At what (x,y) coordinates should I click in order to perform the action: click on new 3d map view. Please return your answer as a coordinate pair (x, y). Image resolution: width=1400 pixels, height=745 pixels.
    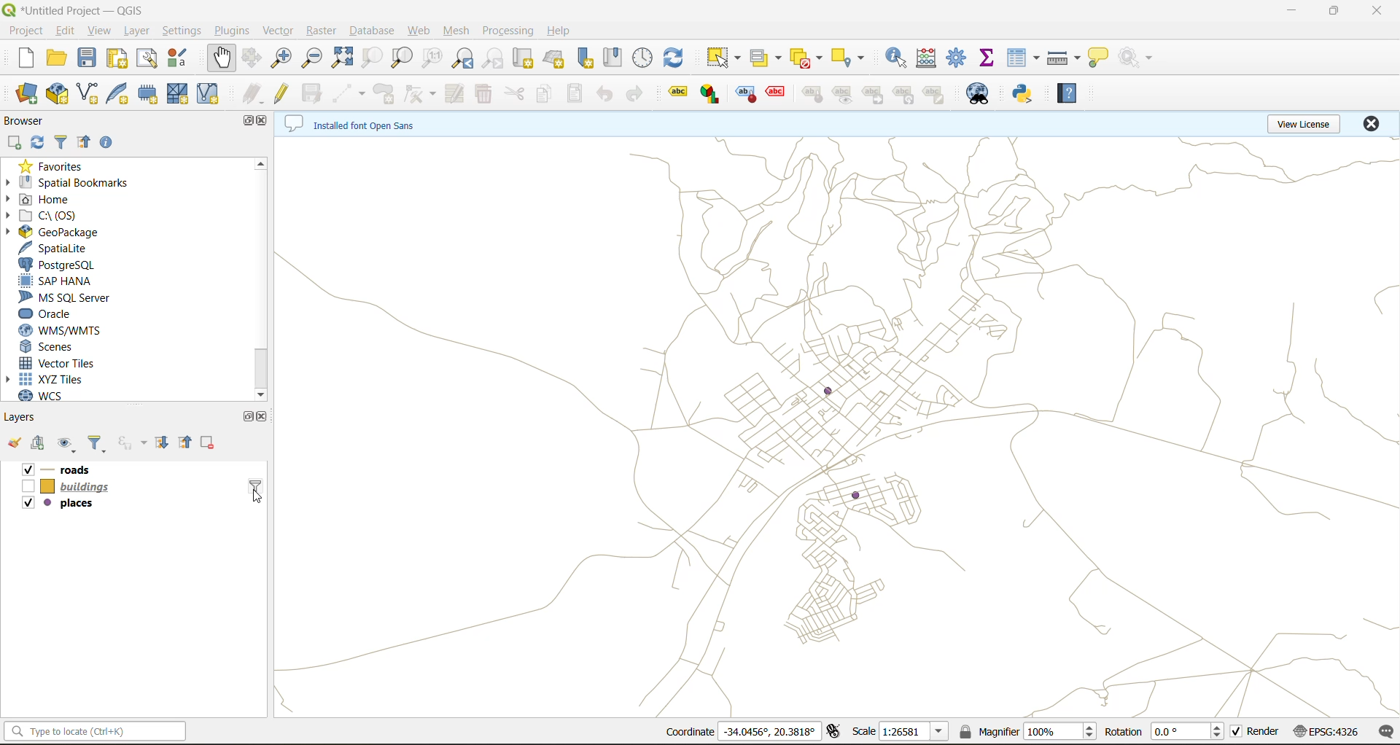
    Looking at the image, I should click on (558, 61).